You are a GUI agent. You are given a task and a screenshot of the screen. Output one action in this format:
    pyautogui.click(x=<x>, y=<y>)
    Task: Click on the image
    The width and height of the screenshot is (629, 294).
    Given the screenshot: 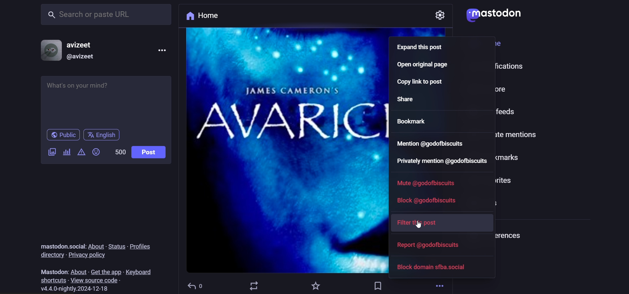 What is the action you would take?
    pyautogui.click(x=285, y=150)
    